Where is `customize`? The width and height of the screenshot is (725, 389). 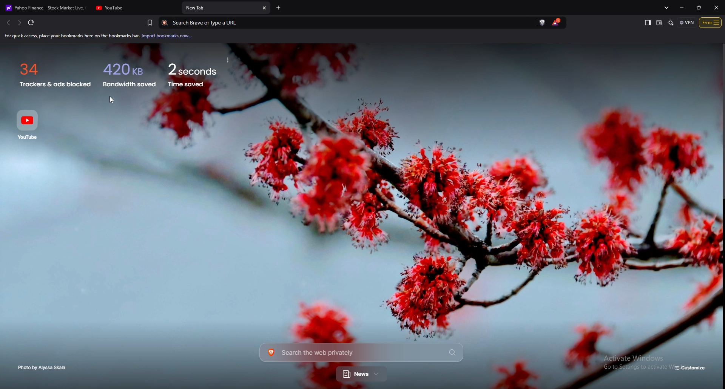
customize is located at coordinates (691, 368).